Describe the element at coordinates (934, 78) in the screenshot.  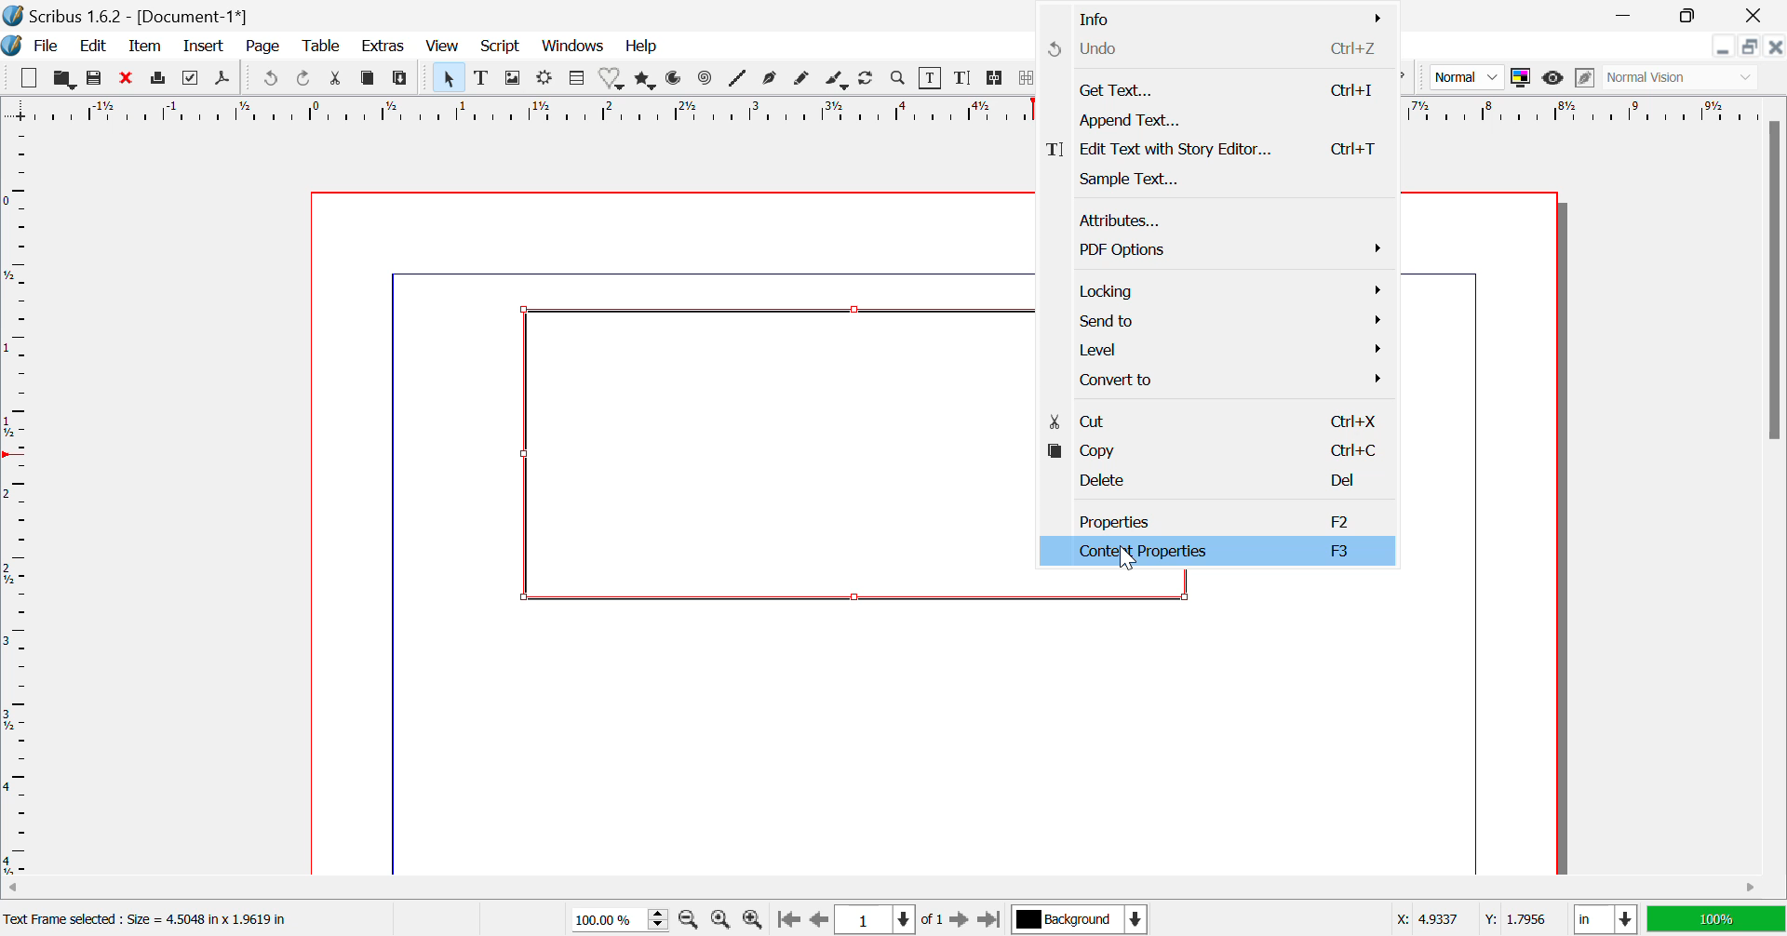
I see `Edit Content in Frames` at that location.